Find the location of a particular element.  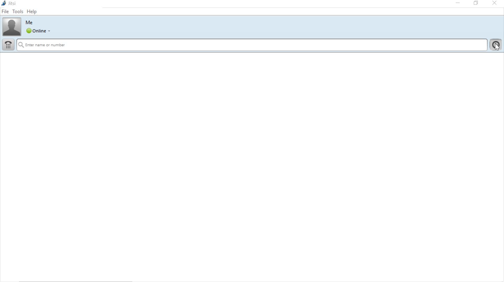

tools is located at coordinates (18, 12).